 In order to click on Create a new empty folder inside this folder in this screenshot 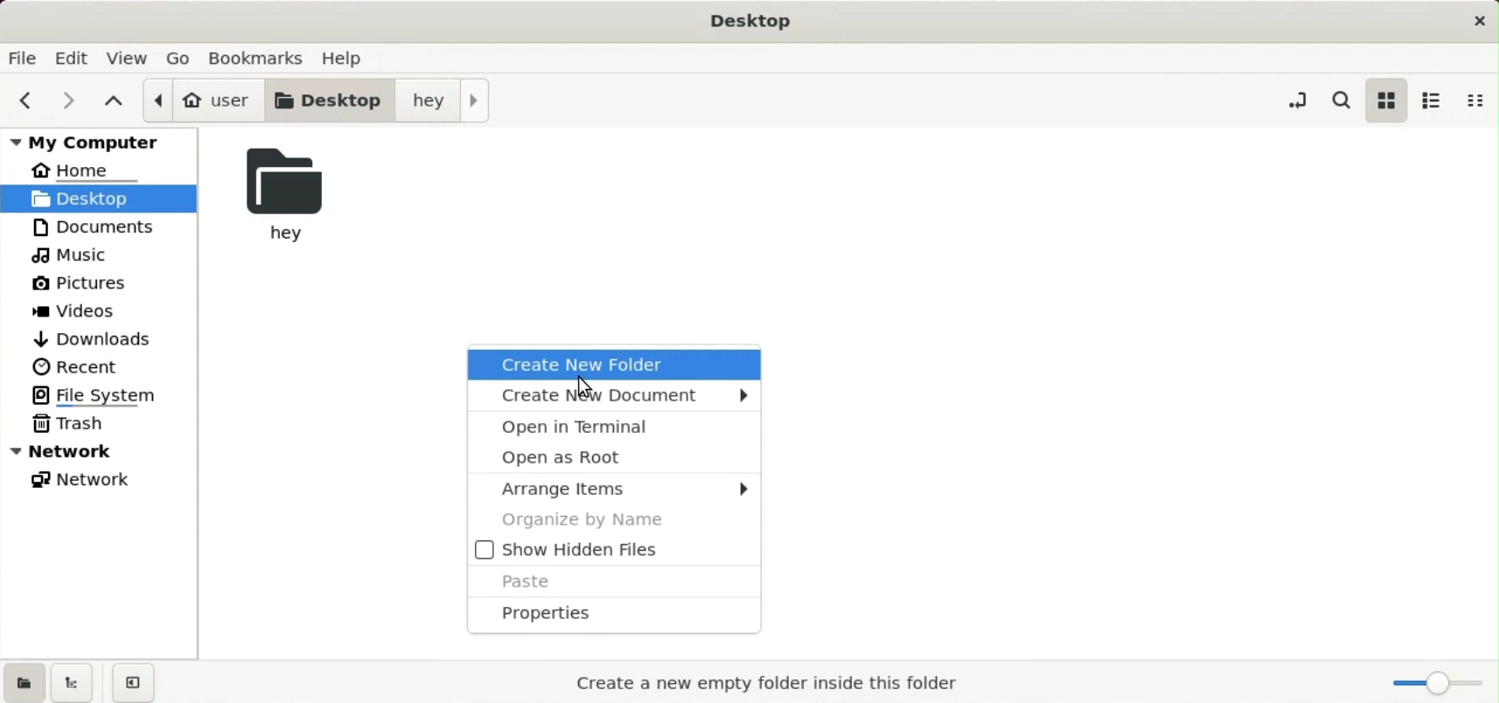, I will do `click(770, 685)`.